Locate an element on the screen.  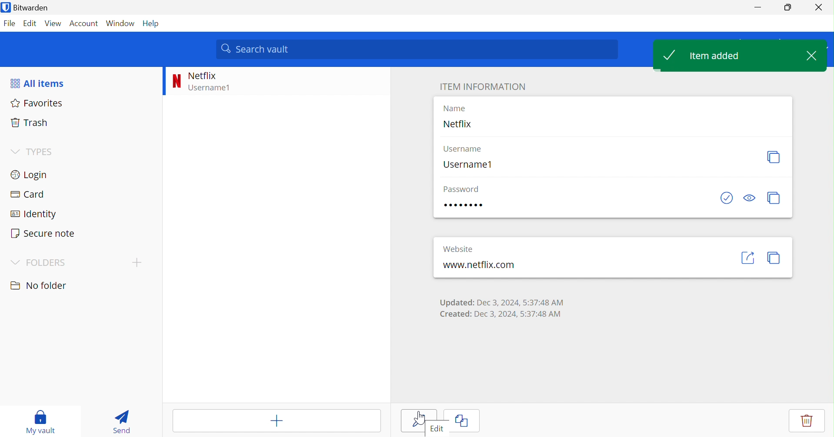
Minimize is located at coordinates (761, 8).